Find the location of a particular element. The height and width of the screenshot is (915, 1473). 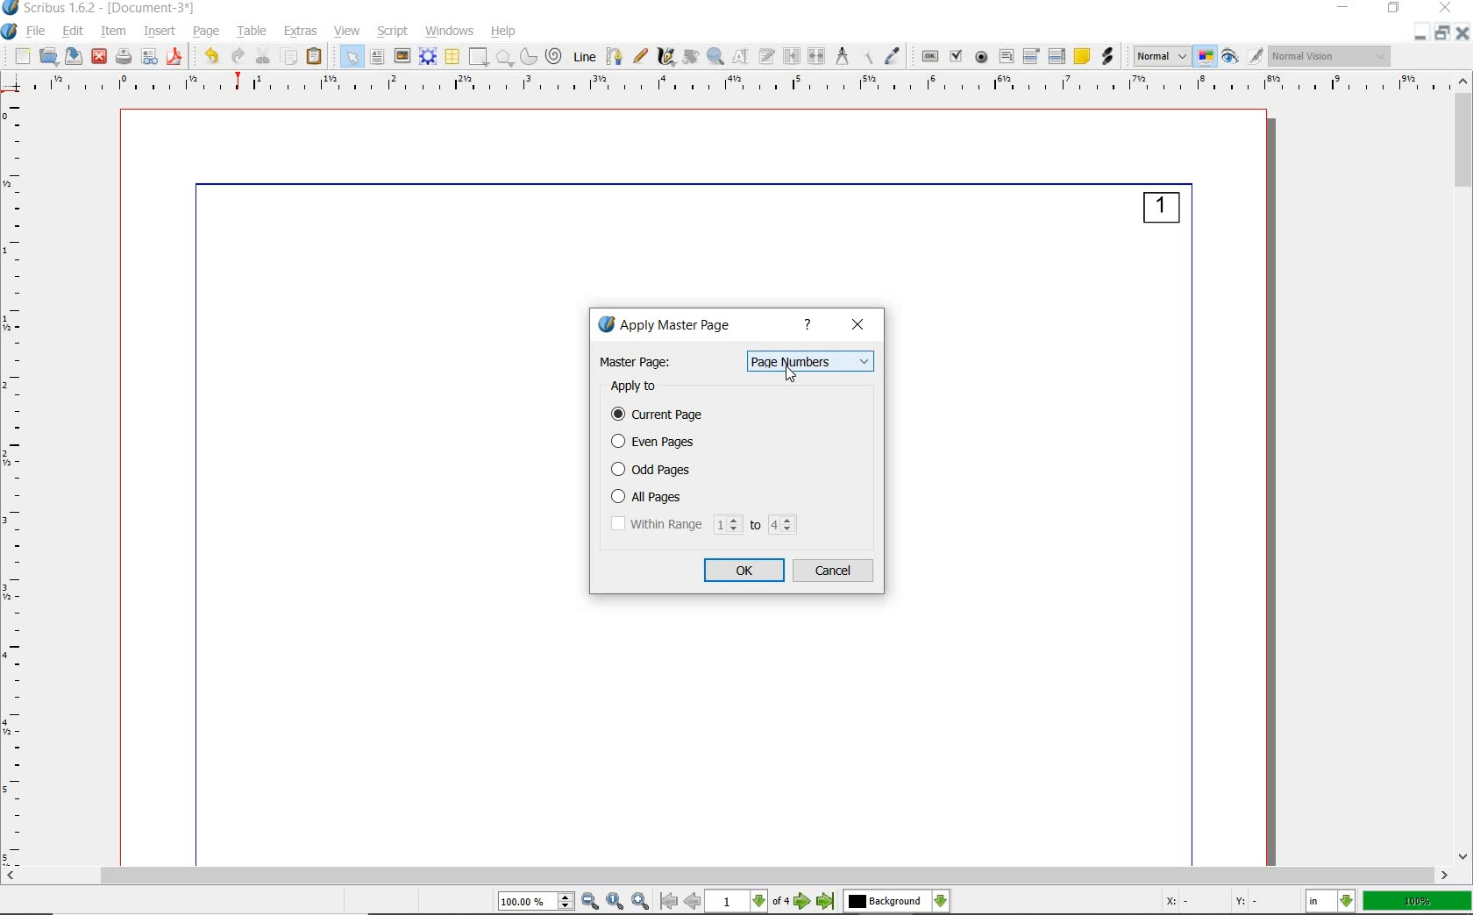

calligraphic line is located at coordinates (666, 58).